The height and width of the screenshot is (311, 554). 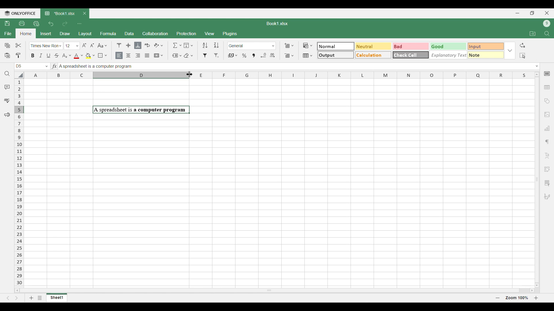 What do you see at coordinates (129, 33) in the screenshot?
I see `Data menu` at bounding box center [129, 33].